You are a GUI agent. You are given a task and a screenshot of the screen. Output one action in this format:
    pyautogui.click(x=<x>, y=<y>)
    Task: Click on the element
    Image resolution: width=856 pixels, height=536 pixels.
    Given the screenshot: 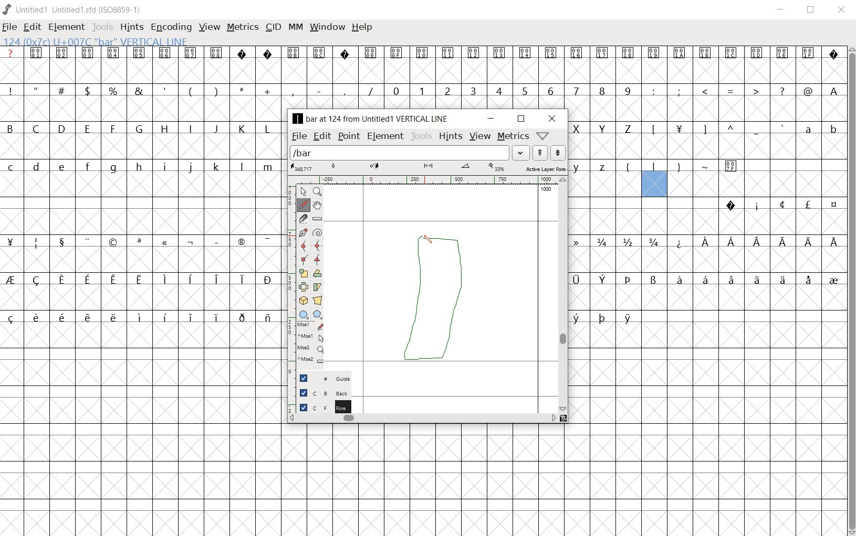 What is the action you would take?
    pyautogui.click(x=66, y=27)
    